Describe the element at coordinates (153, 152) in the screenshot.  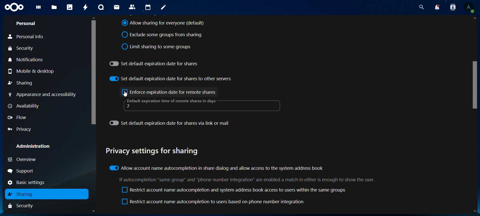
I see `Privacy settings for sharing` at that location.